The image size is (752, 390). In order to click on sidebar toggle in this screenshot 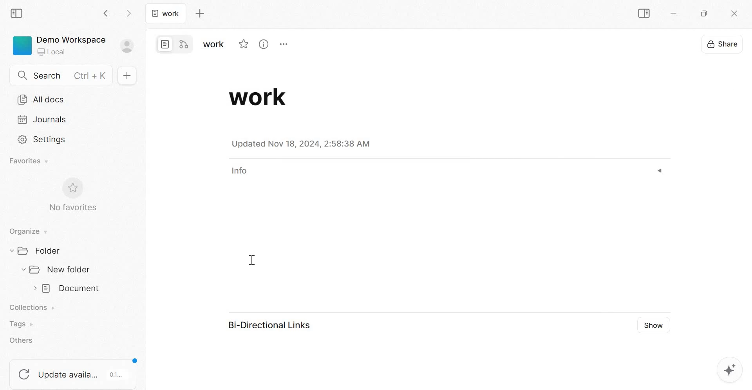, I will do `click(18, 12)`.